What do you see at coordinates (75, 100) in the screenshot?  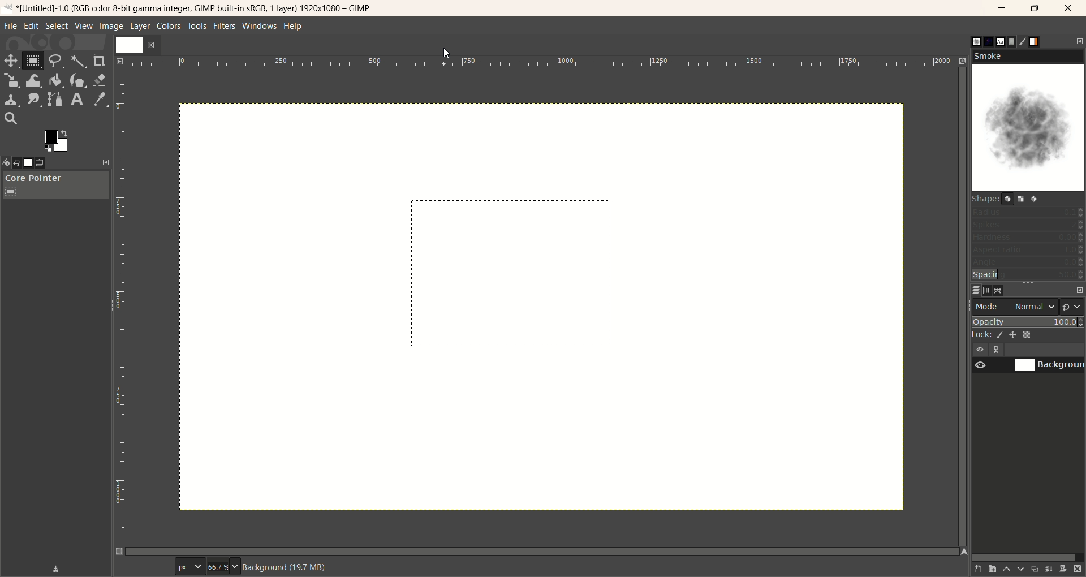 I see `text tool` at bounding box center [75, 100].